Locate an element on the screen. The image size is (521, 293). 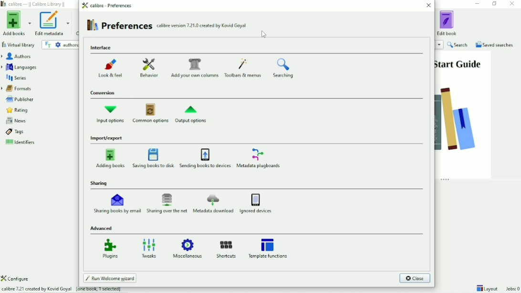
Searching is located at coordinates (283, 68).